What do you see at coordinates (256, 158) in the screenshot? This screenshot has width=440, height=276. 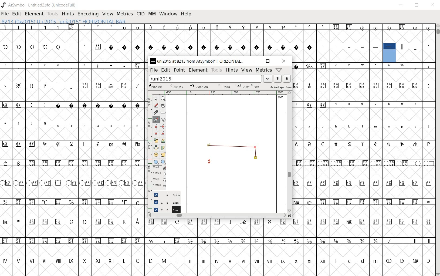 I see `added point` at bounding box center [256, 158].